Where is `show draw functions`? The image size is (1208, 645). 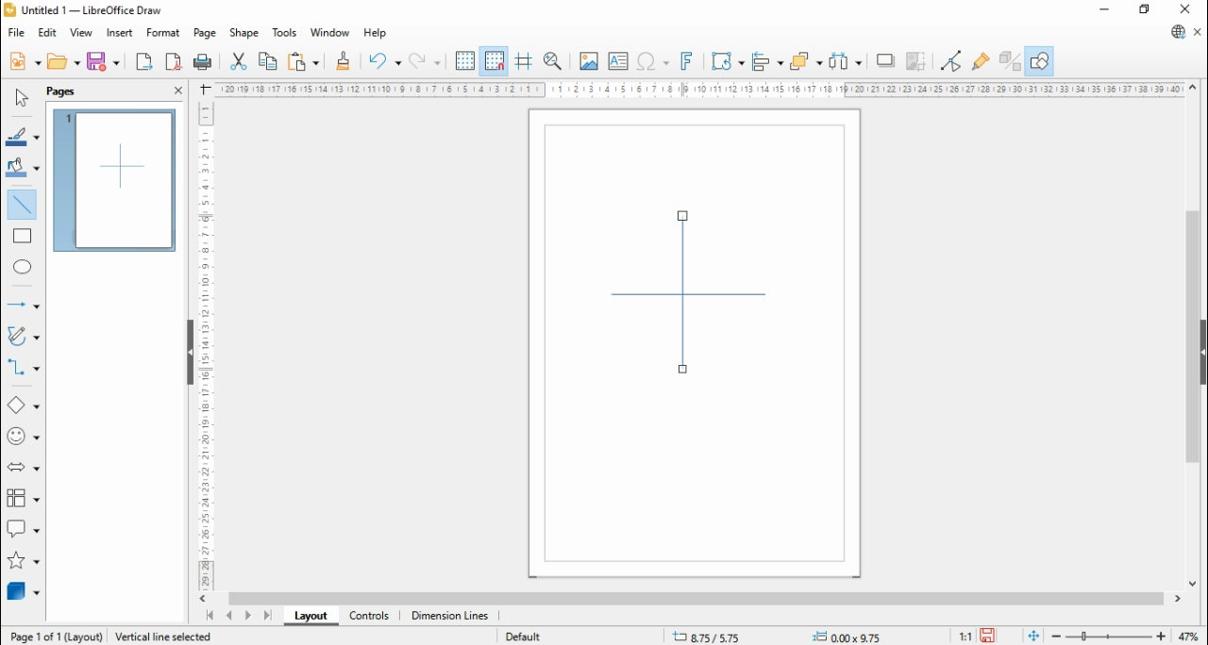 show draw functions is located at coordinates (1041, 60).